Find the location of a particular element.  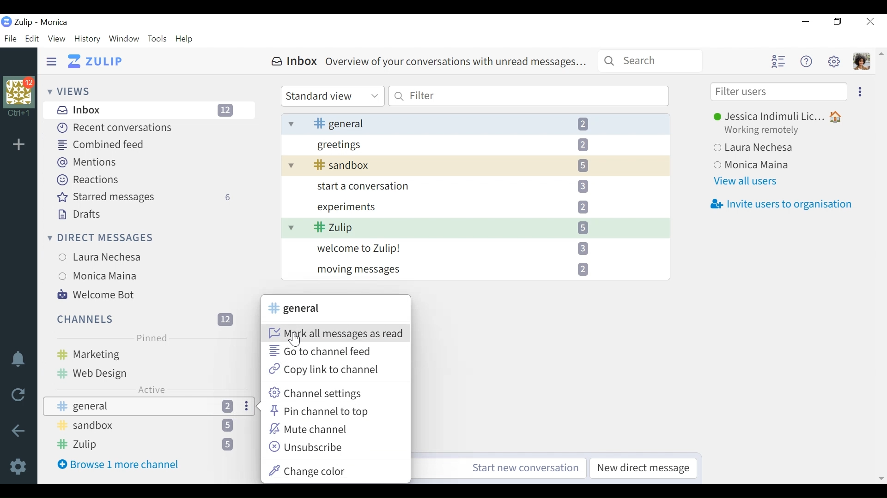

Cursor is located at coordinates (295, 341).